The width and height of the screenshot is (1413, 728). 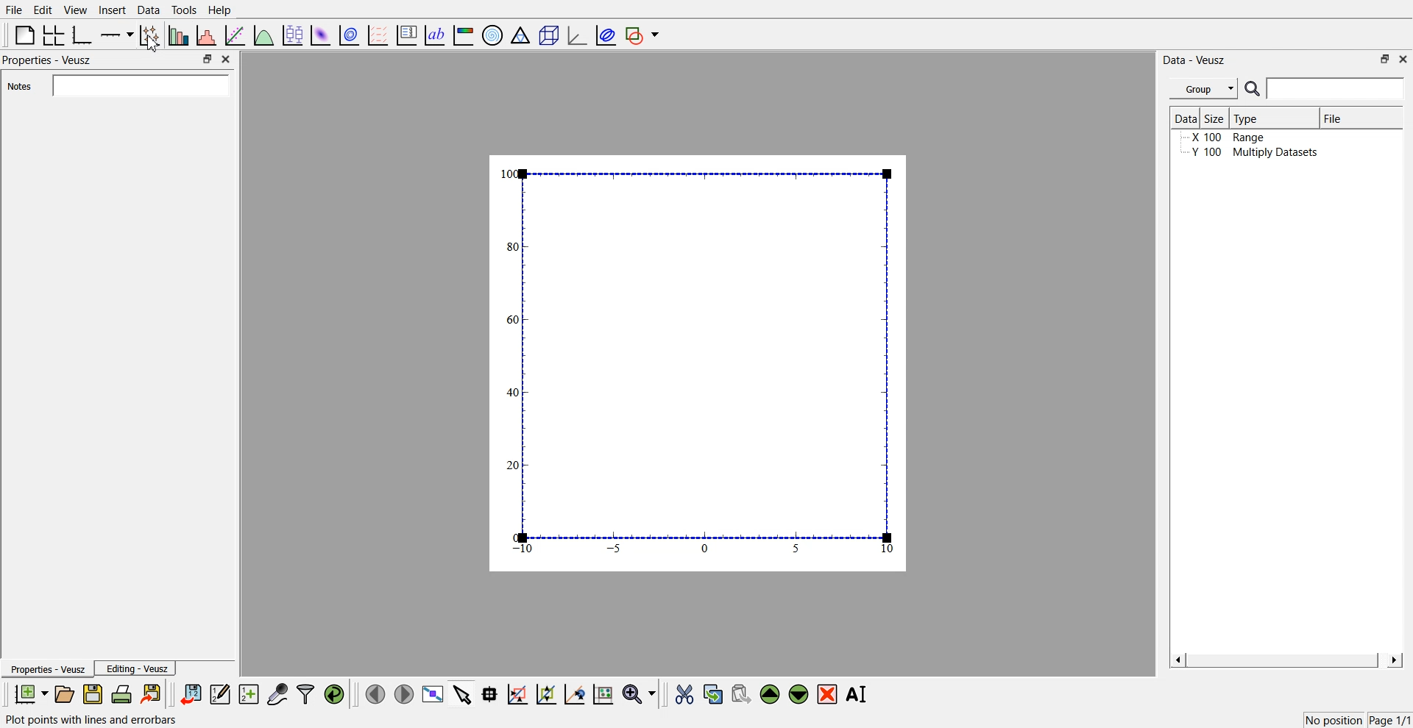 I want to click on Notes, so click(x=24, y=86).